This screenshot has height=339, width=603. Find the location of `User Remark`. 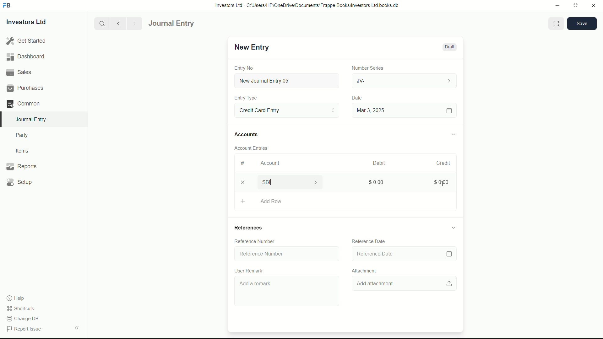

User Remark is located at coordinates (250, 270).